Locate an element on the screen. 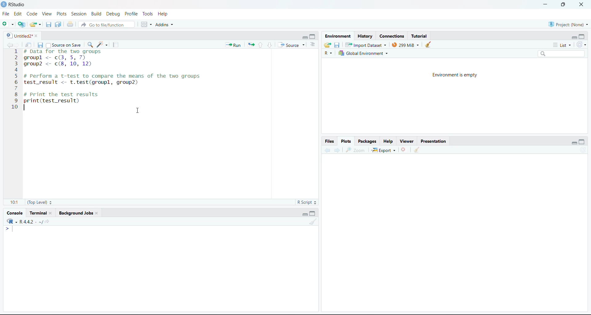  Session is located at coordinates (79, 14).